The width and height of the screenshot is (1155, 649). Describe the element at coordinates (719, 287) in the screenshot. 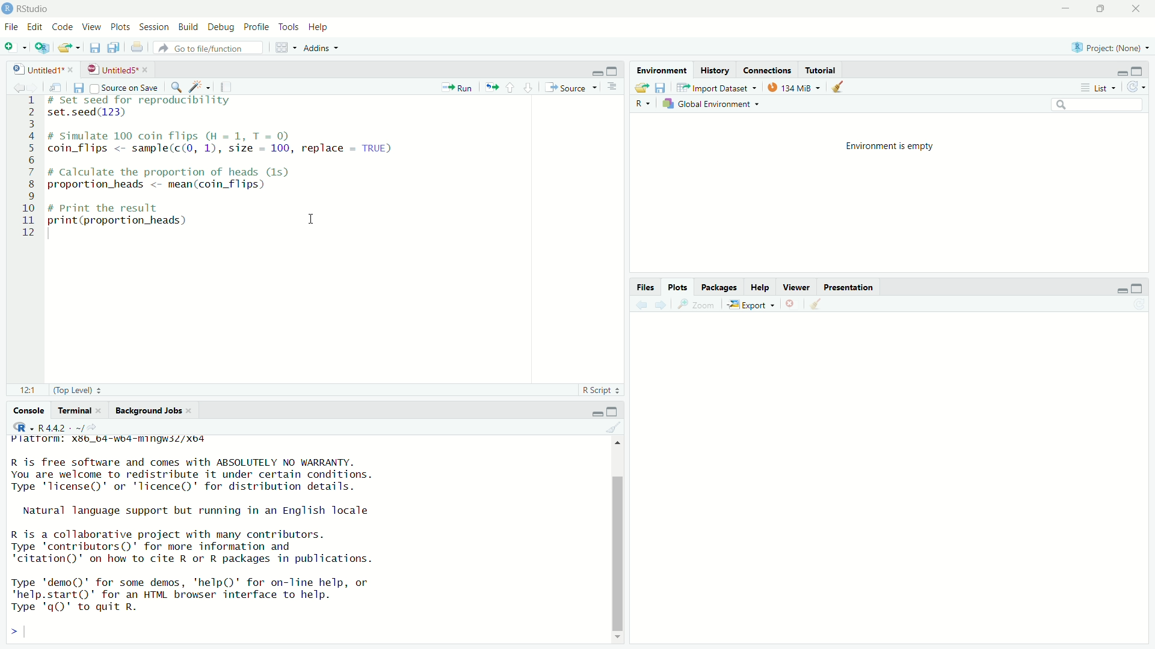

I see `Packages` at that location.